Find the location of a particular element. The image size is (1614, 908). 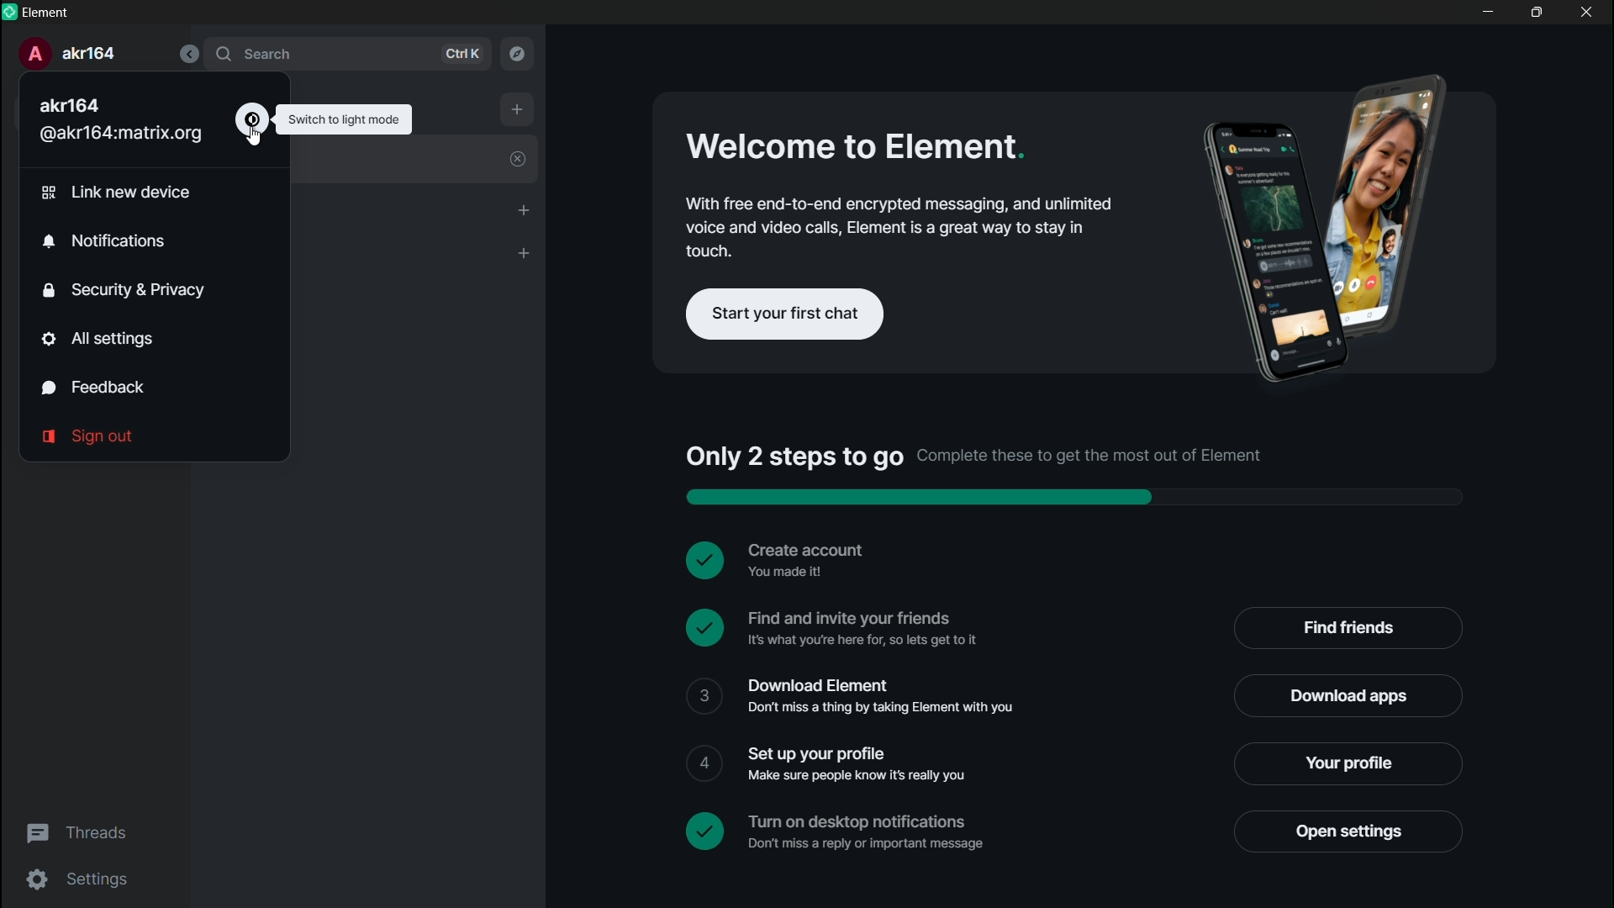

Welcome to element. is located at coordinates (852, 148).